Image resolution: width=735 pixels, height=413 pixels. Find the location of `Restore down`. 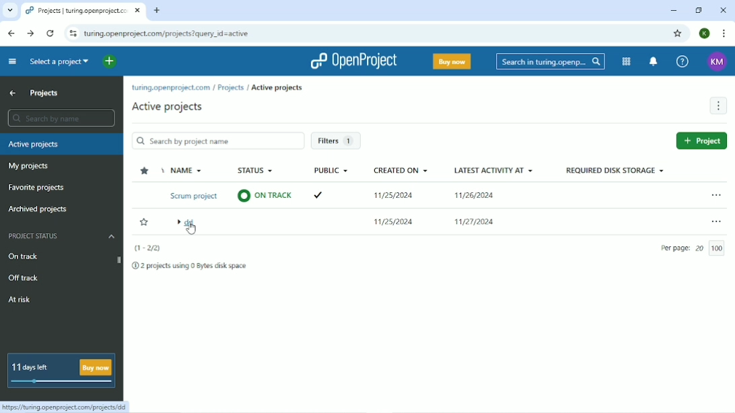

Restore down is located at coordinates (698, 10).